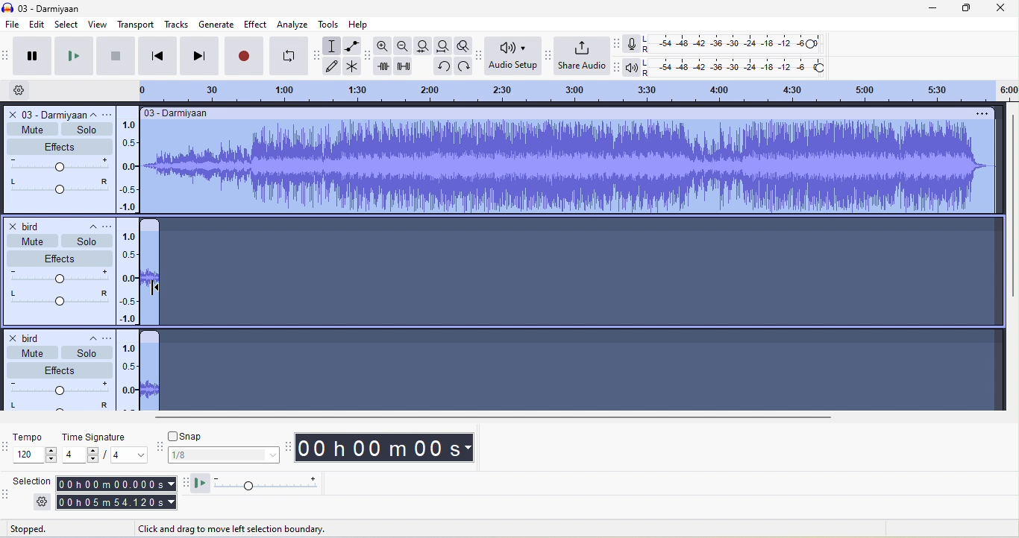  What do you see at coordinates (7, 498) in the screenshot?
I see `audacity selection toolbar` at bounding box center [7, 498].